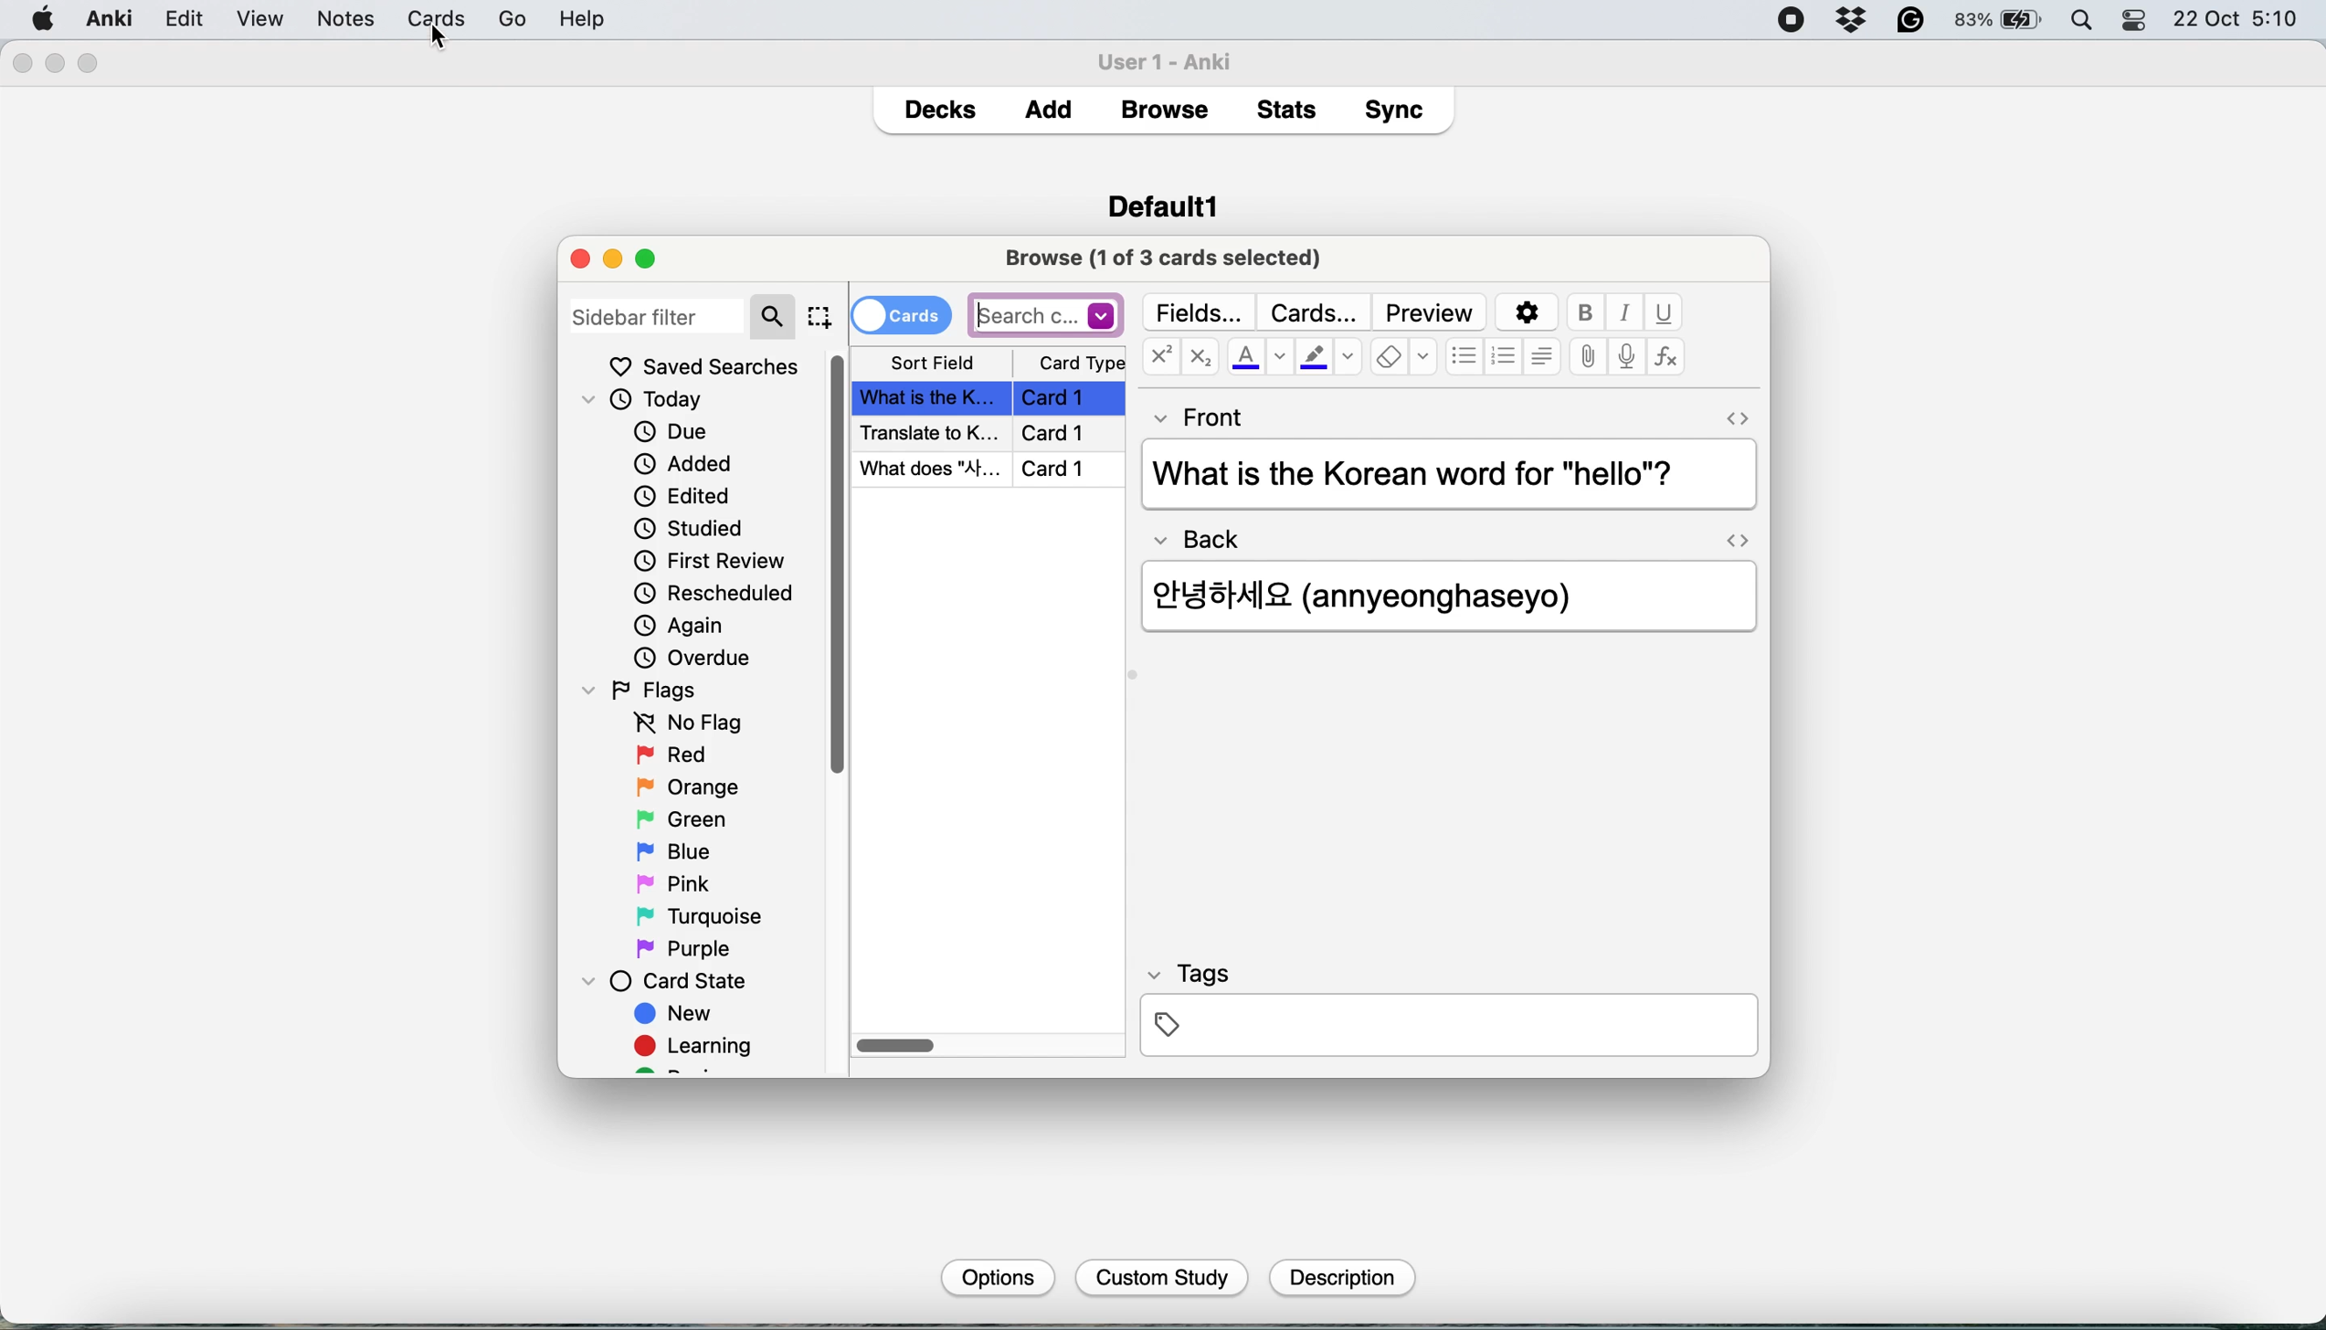 The width and height of the screenshot is (2326, 1330). I want to click on resheduled, so click(720, 594).